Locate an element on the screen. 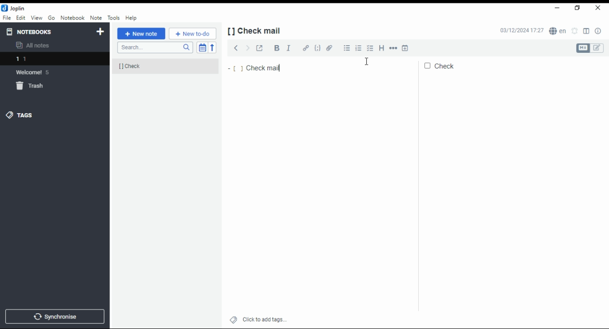 The height and width of the screenshot is (329, 609). checkbox list is located at coordinates (369, 48).